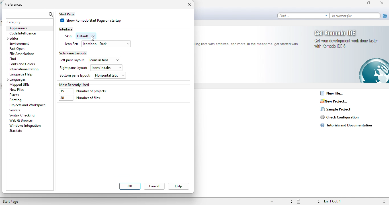 The height and width of the screenshot is (205, 389). Describe the element at coordinates (347, 33) in the screenshot. I see `get komodo ide` at that location.